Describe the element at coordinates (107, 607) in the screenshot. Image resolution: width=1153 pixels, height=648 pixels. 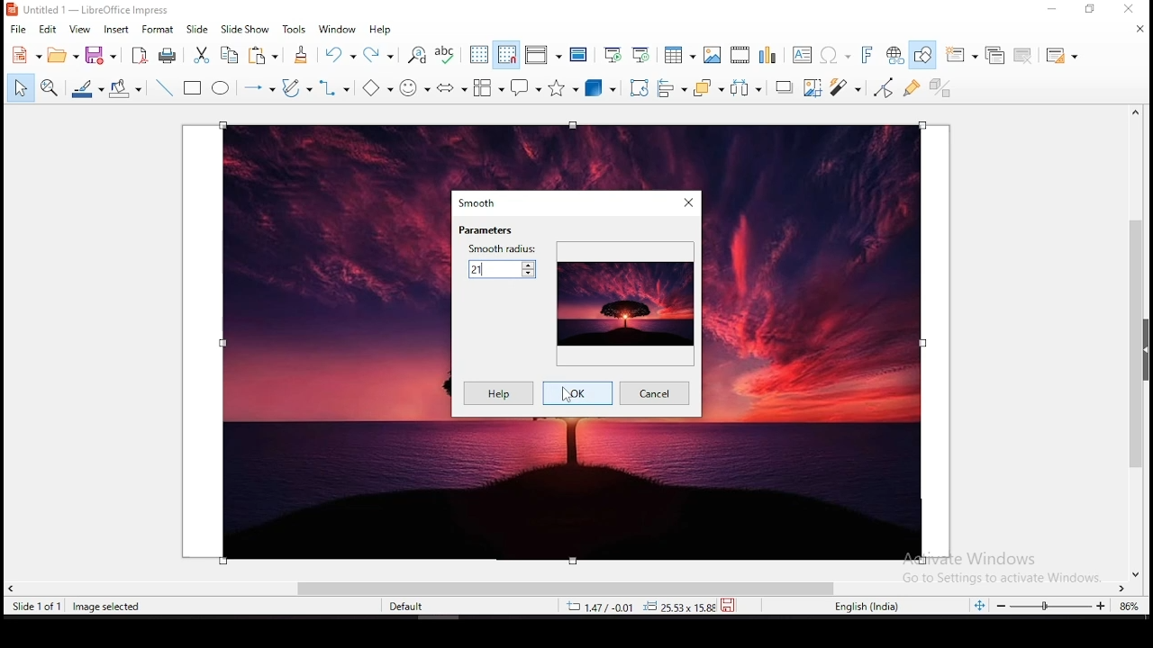
I see `image seleted` at that location.